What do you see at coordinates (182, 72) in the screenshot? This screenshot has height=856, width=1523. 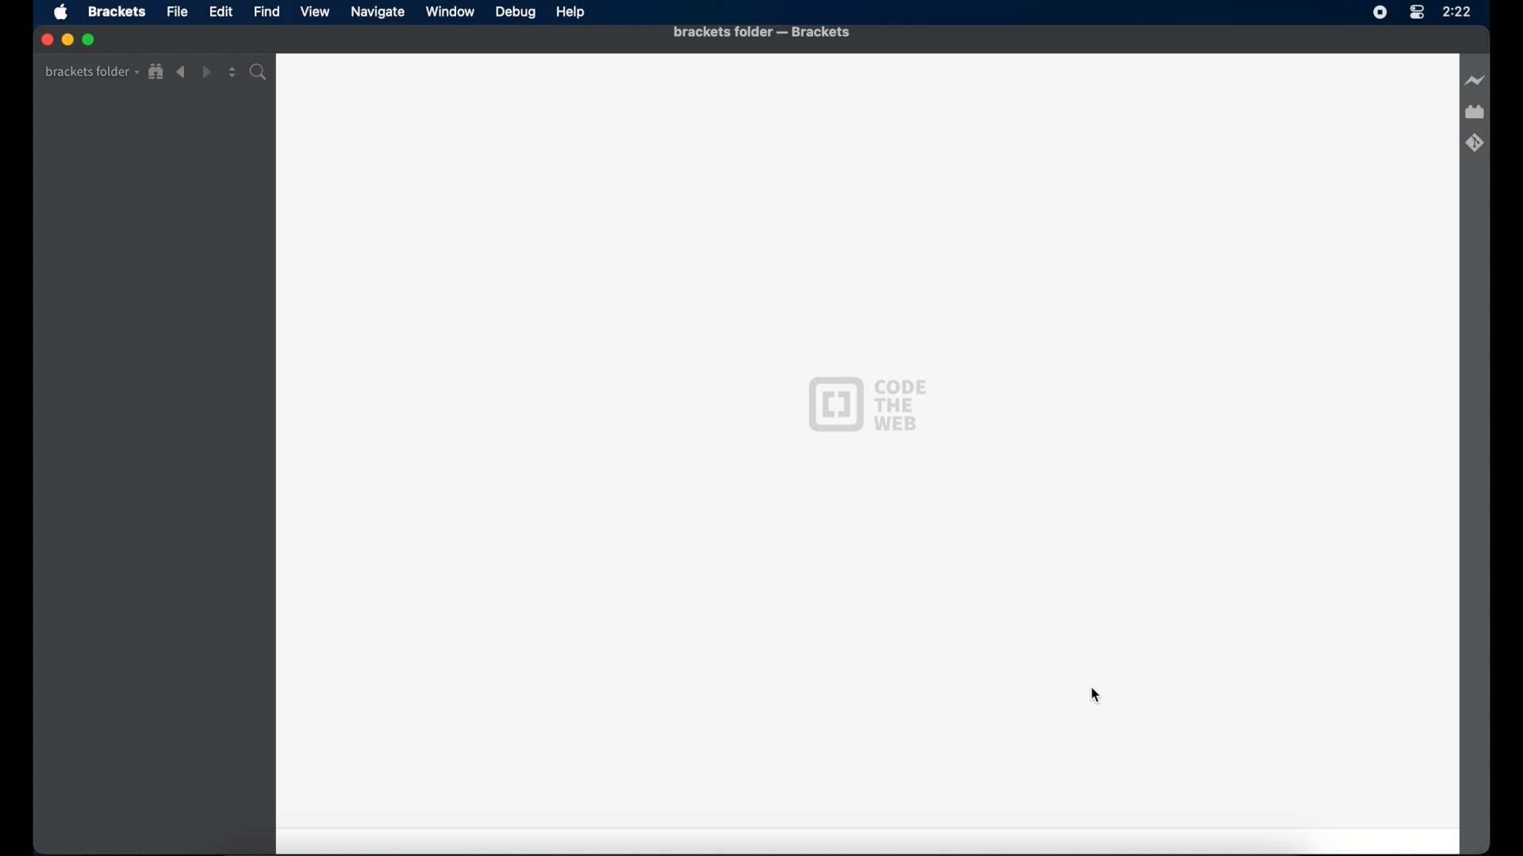 I see `backward` at bounding box center [182, 72].